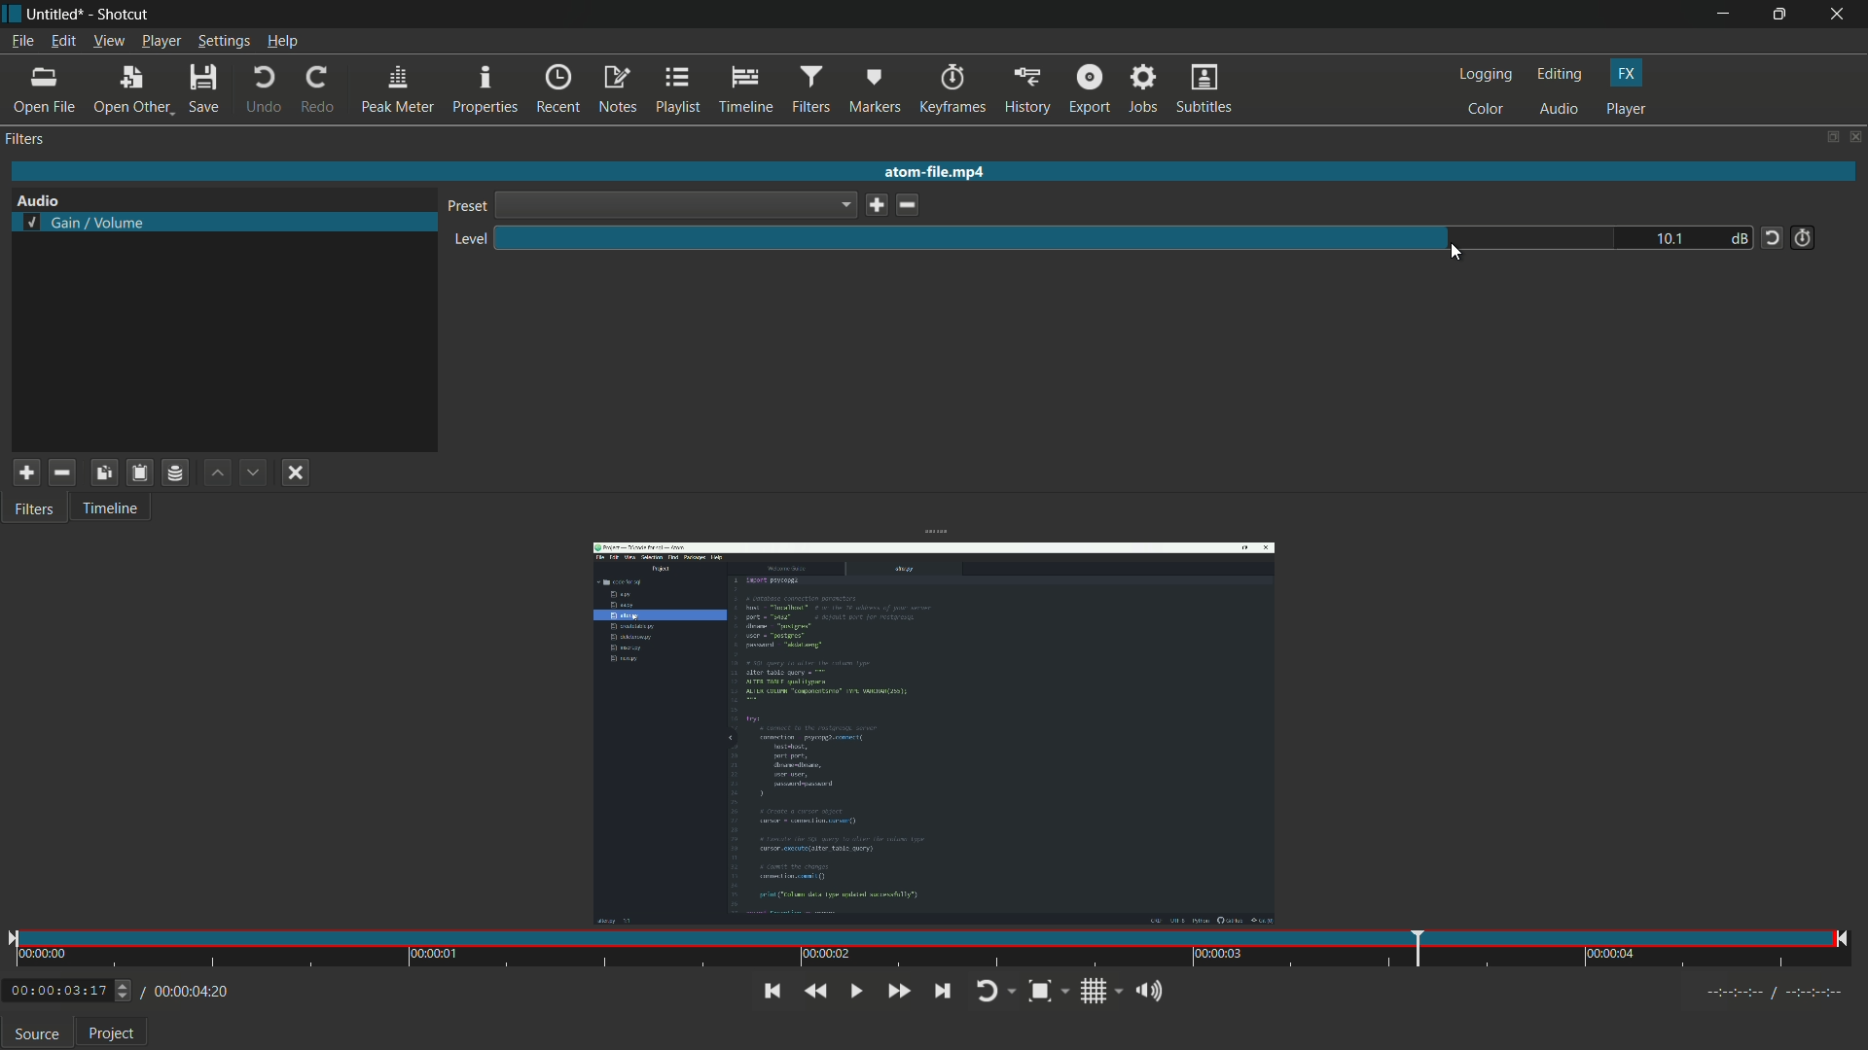  Describe the element at coordinates (951, 89) in the screenshot. I see `keyframes` at that location.